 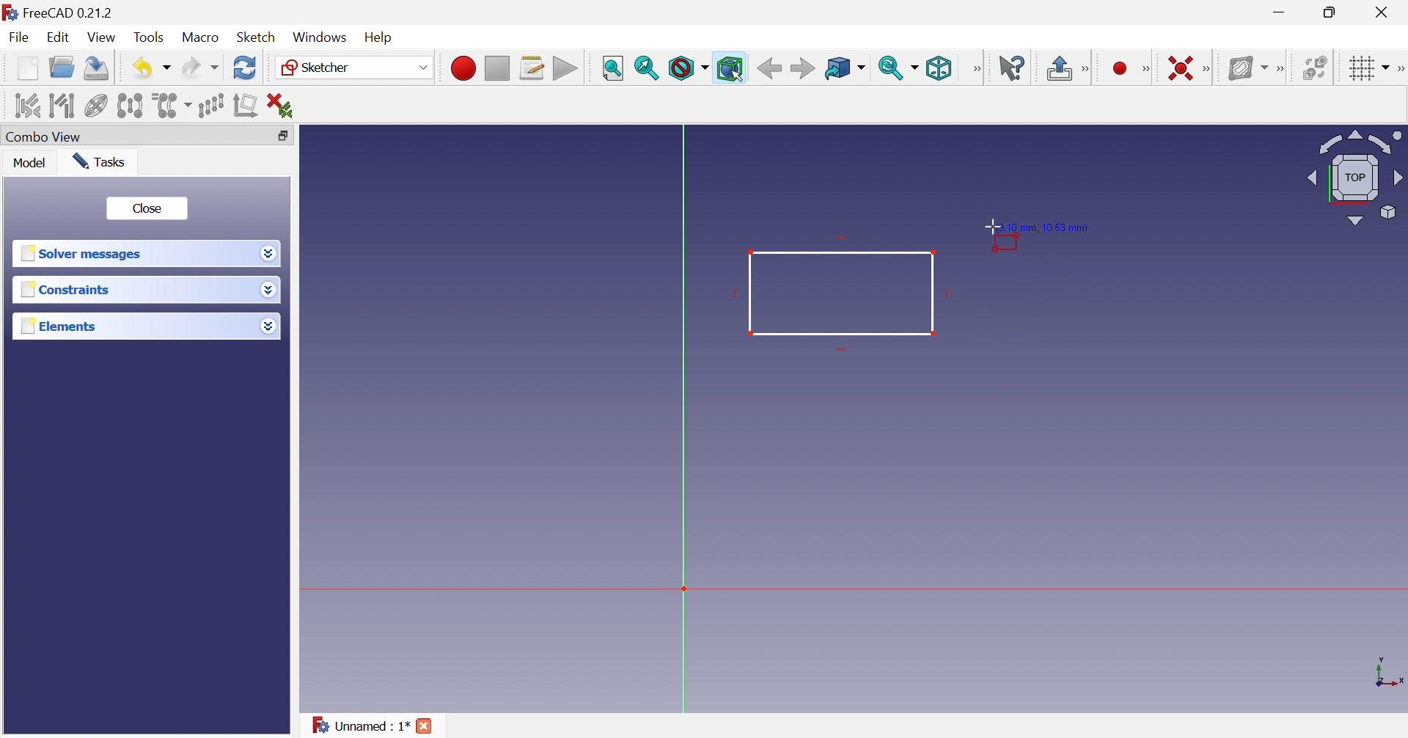 I want to click on Macro, so click(x=199, y=37).